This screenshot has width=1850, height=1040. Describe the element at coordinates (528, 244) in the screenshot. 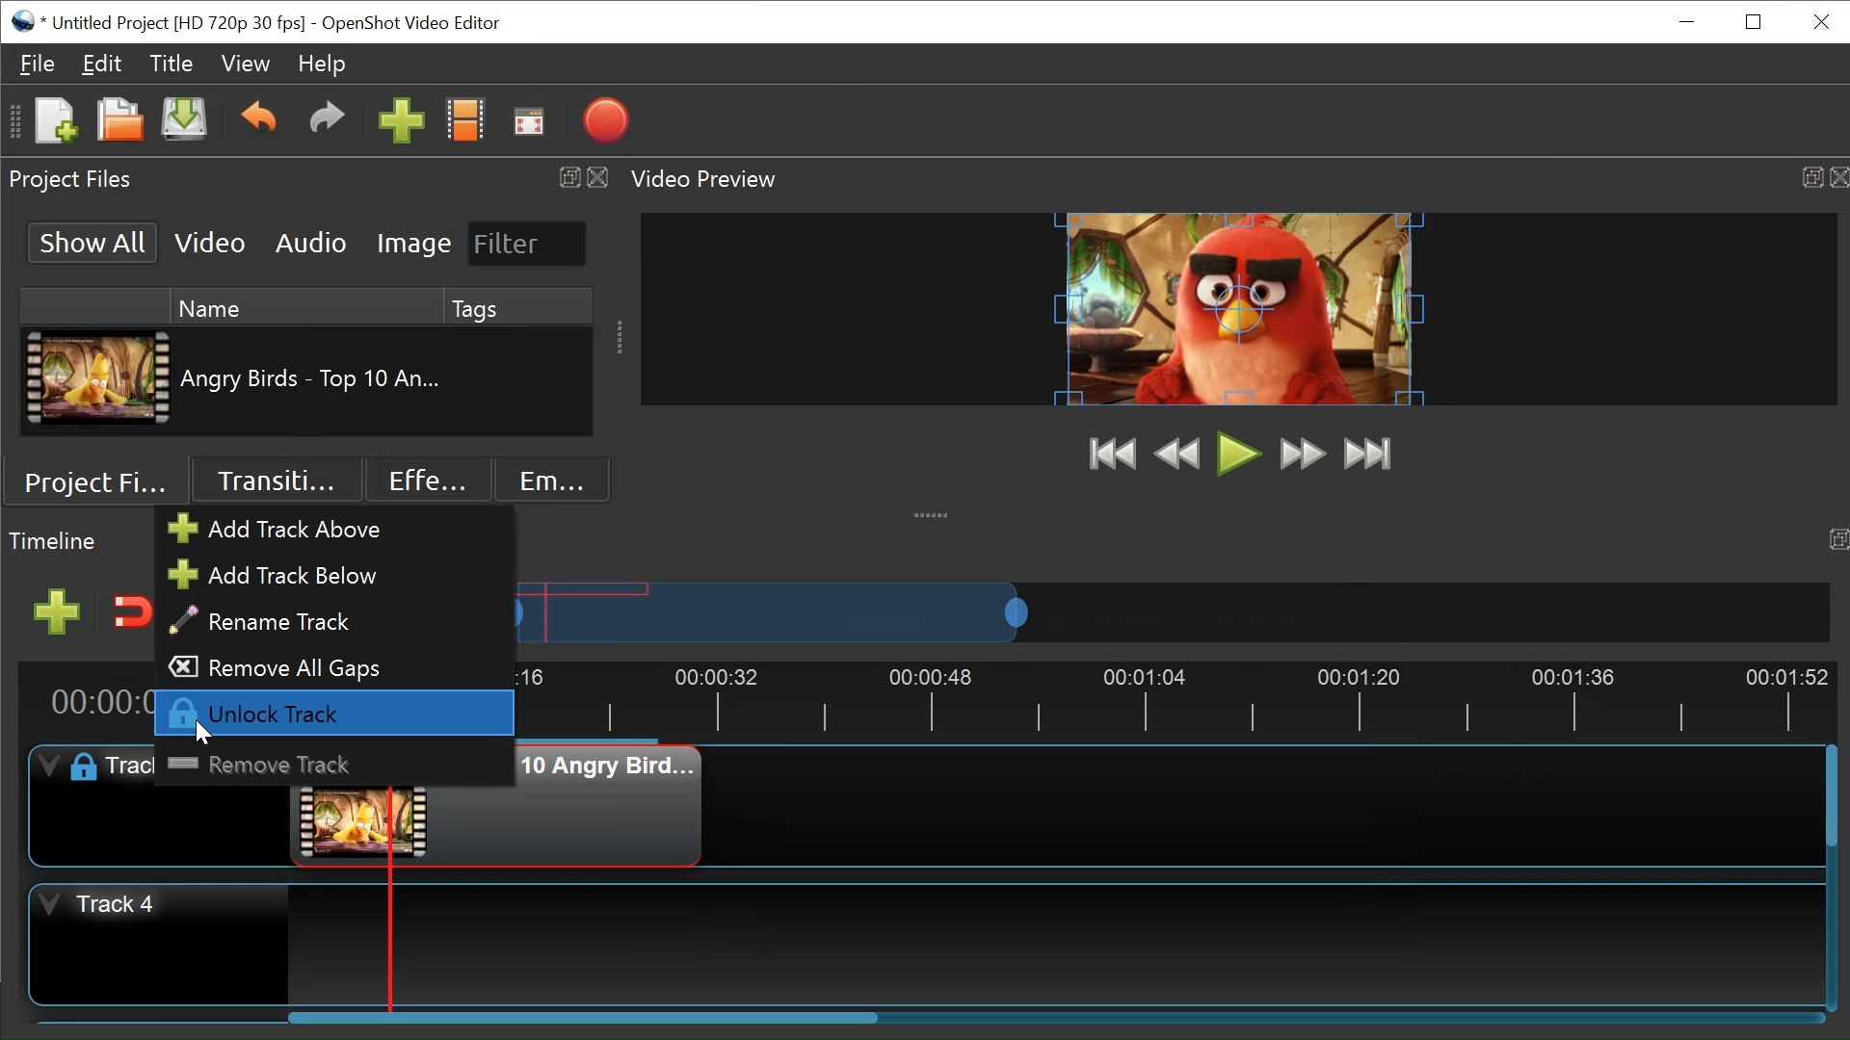

I see `Filter` at that location.